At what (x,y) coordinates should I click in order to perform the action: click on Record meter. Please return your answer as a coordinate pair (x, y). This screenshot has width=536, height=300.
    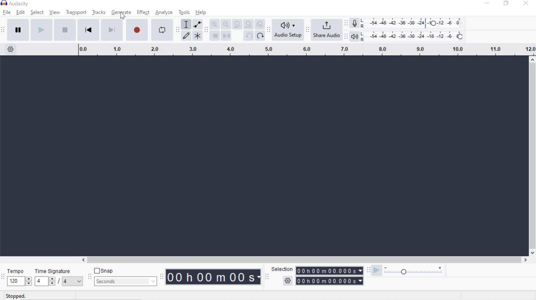
    Looking at the image, I should click on (356, 24).